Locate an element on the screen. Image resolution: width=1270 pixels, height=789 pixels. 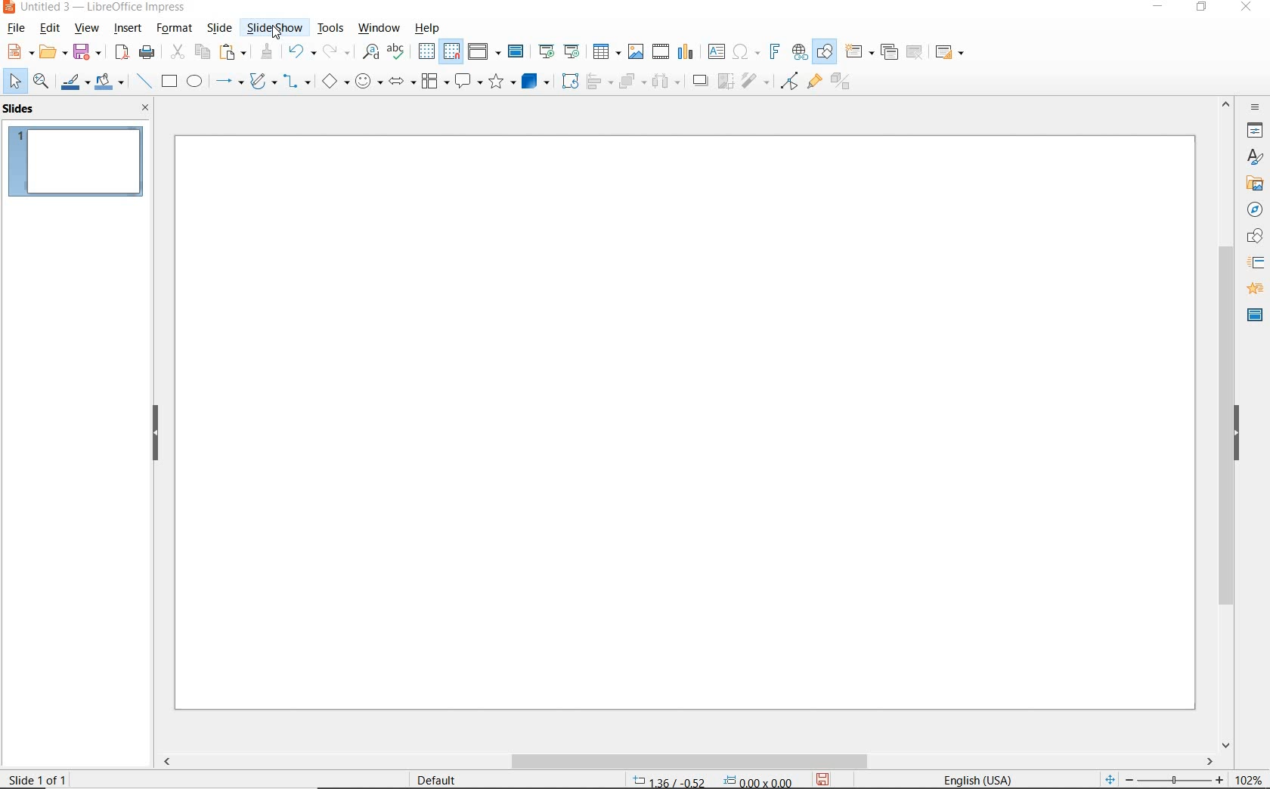
cursor is located at coordinates (277, 34).